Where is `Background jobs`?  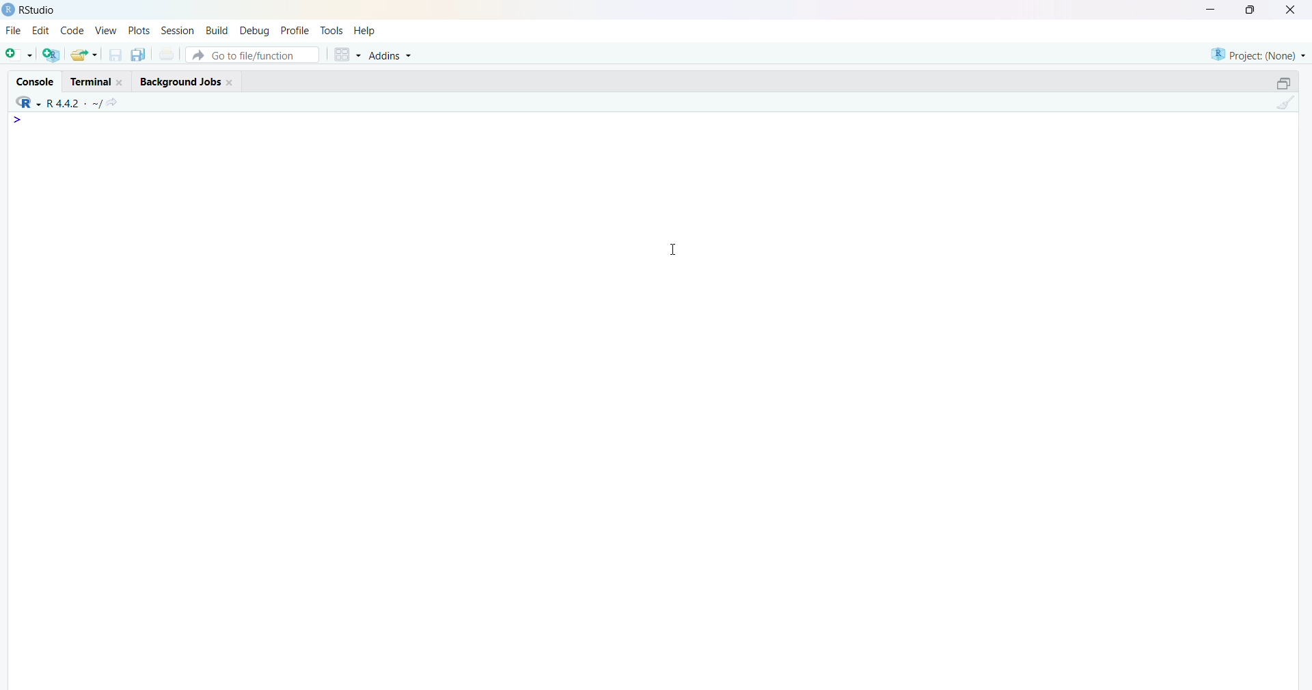 Background jobs is located at coordinates (180, 83).